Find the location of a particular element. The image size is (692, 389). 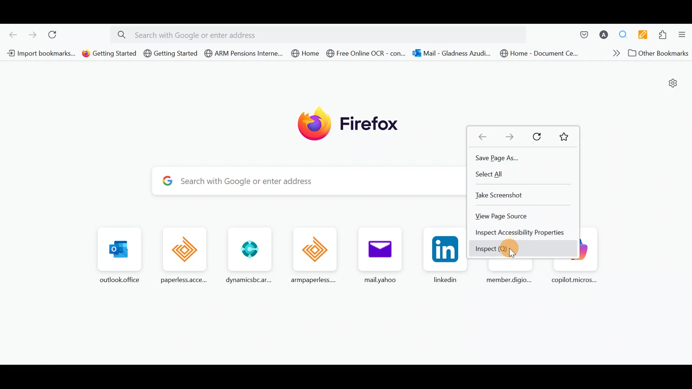

Extensions is located at coordinates (664, 34).